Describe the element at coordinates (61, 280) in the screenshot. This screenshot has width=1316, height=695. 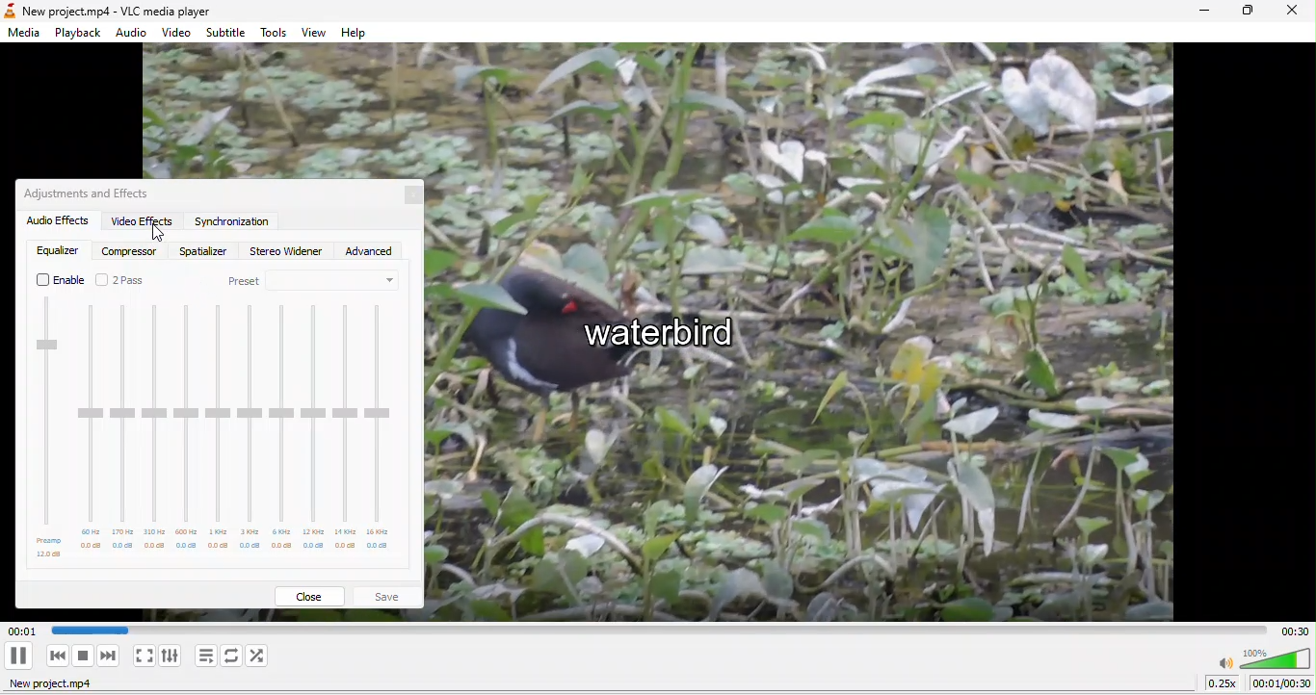
I see `Enable` at that location.